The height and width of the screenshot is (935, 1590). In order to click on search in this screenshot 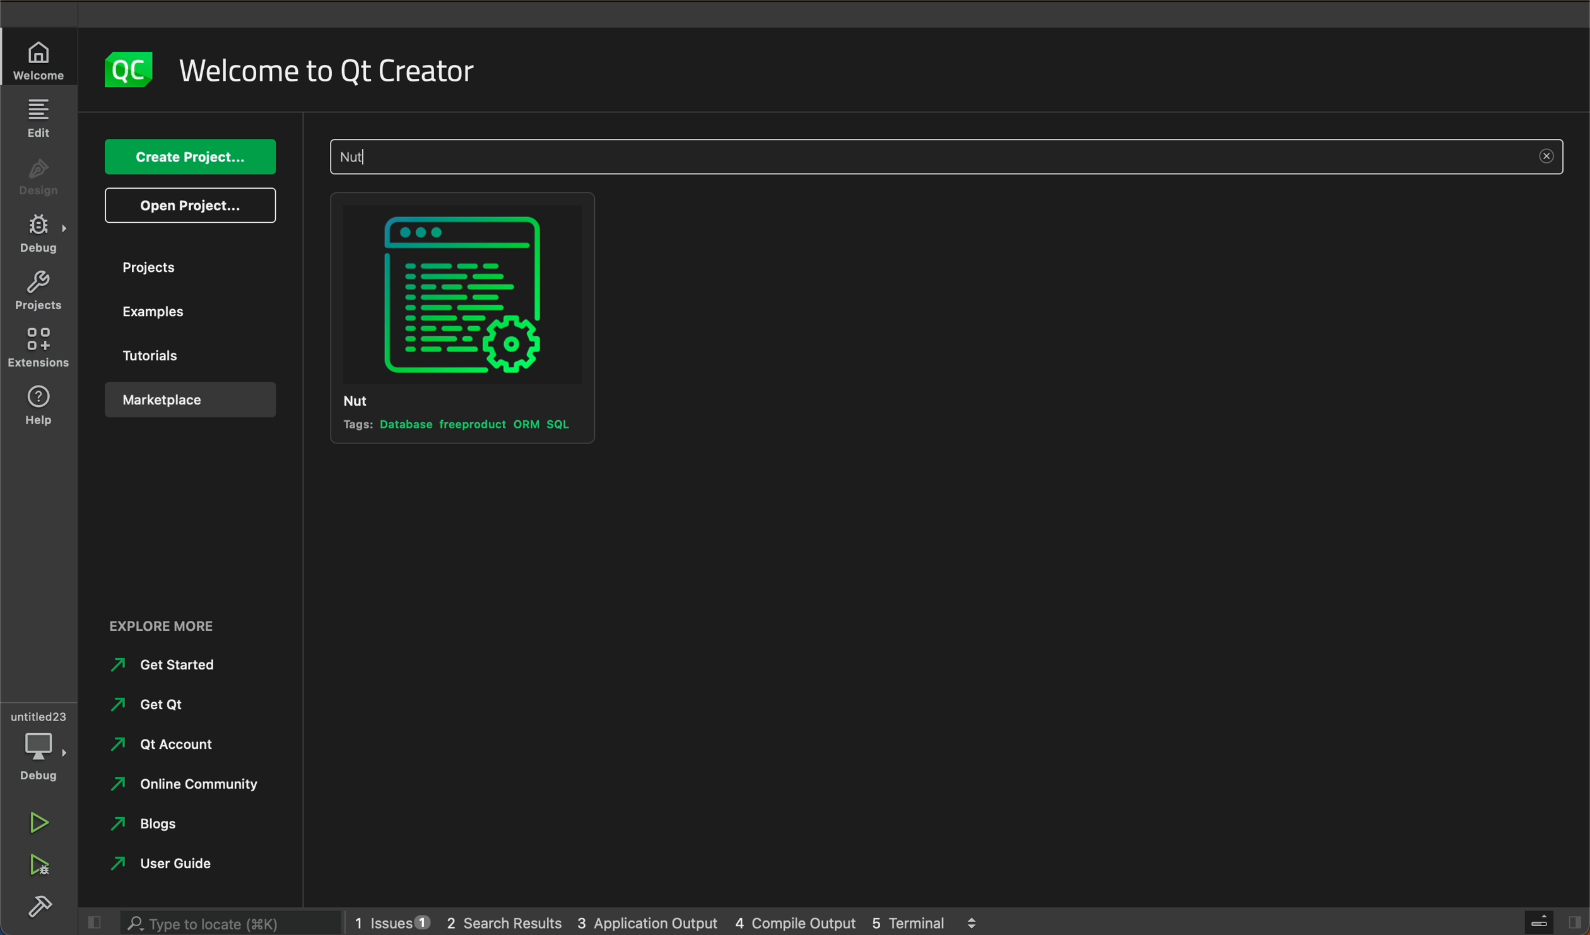, I will do `click(227, 924)`.